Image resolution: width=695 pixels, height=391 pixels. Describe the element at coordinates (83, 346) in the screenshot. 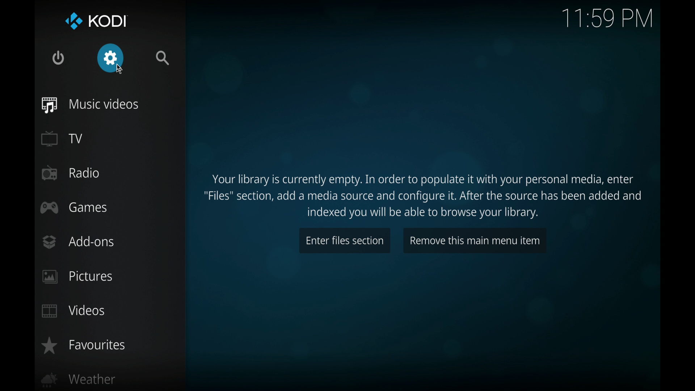

I see `favorites` at that location.